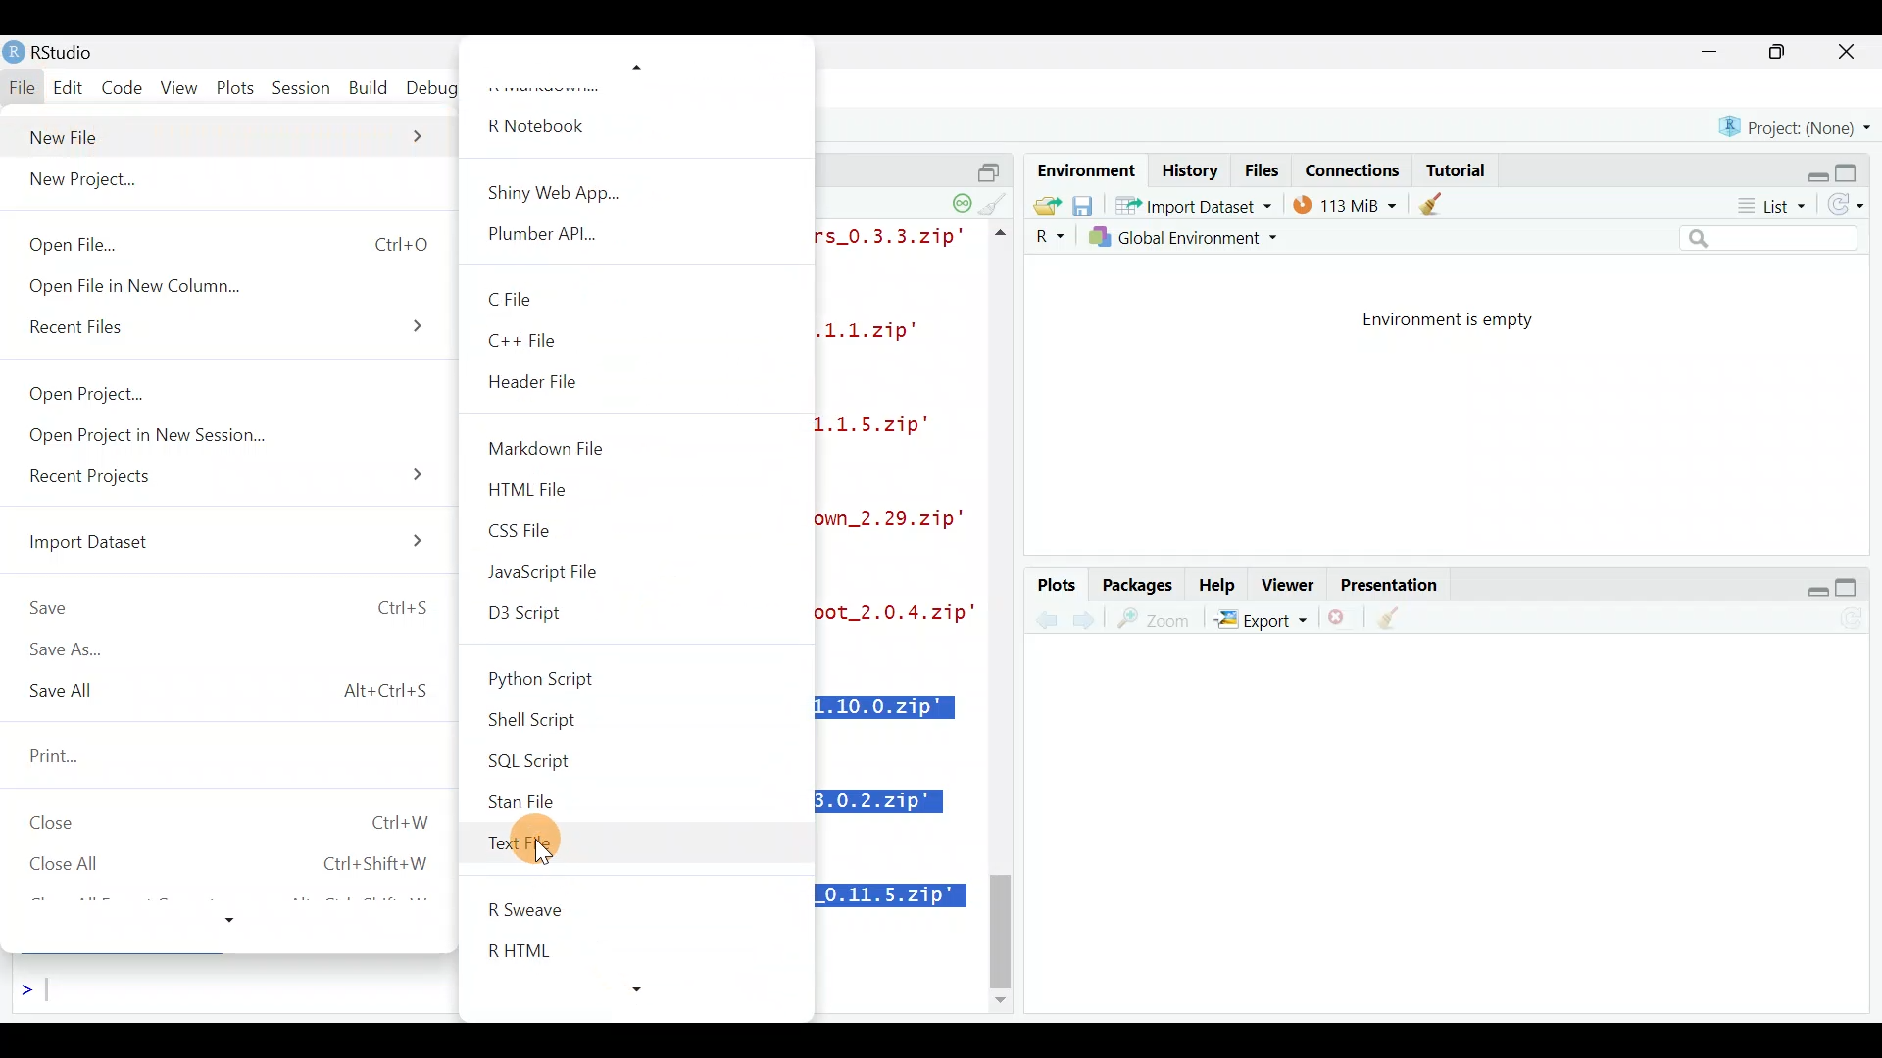  I want to click on Global Environment, so click(1199, 237).